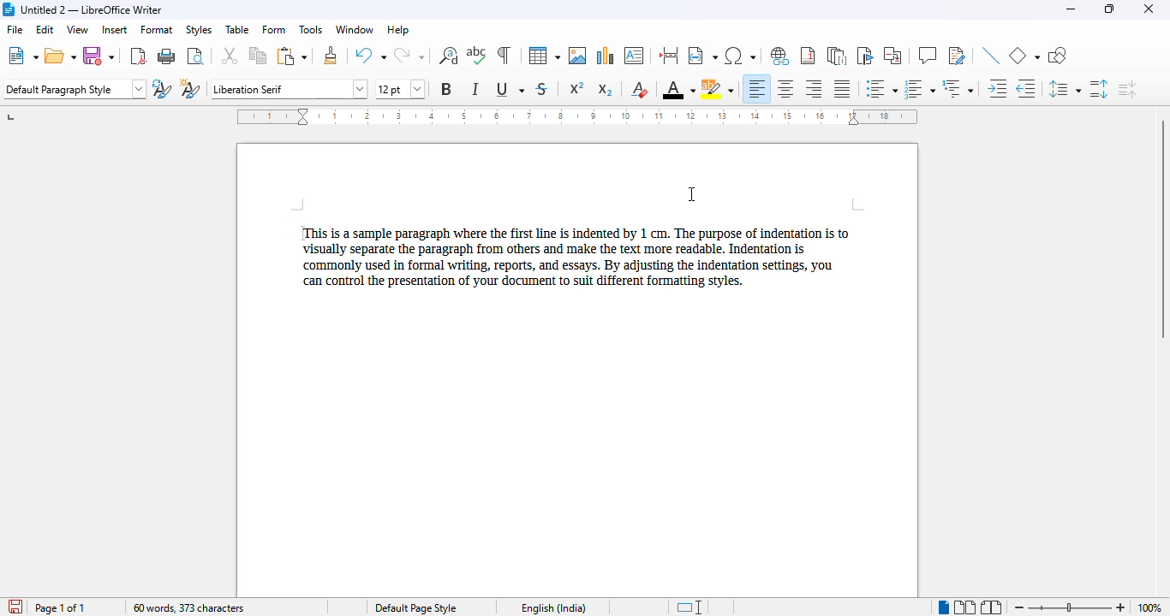 The height and width of the screenshot is (616, 1170). What do you see at coordinates (882, 88) in the screenshot?
I see `toggle unordered list` at bounding box center [882, 88].